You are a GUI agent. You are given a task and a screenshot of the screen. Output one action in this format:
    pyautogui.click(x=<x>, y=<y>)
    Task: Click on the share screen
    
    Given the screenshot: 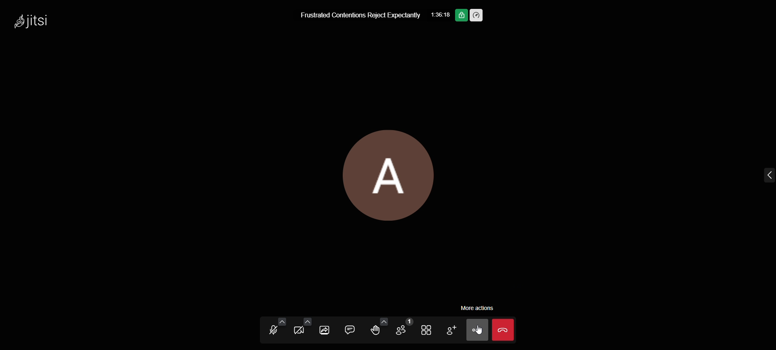 What is the action you would take?
    pyautogui.click(x=325, y=328)
    